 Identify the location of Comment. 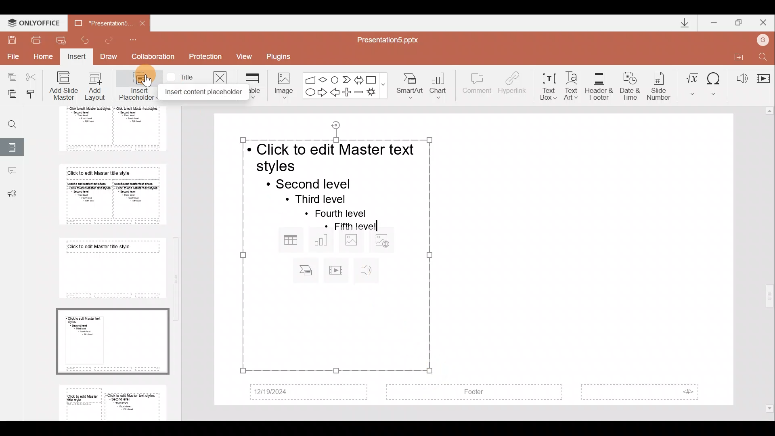
(477, 87).